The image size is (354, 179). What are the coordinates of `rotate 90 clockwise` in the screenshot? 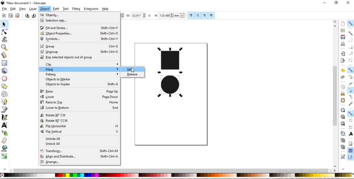 It's located at (34, 16).